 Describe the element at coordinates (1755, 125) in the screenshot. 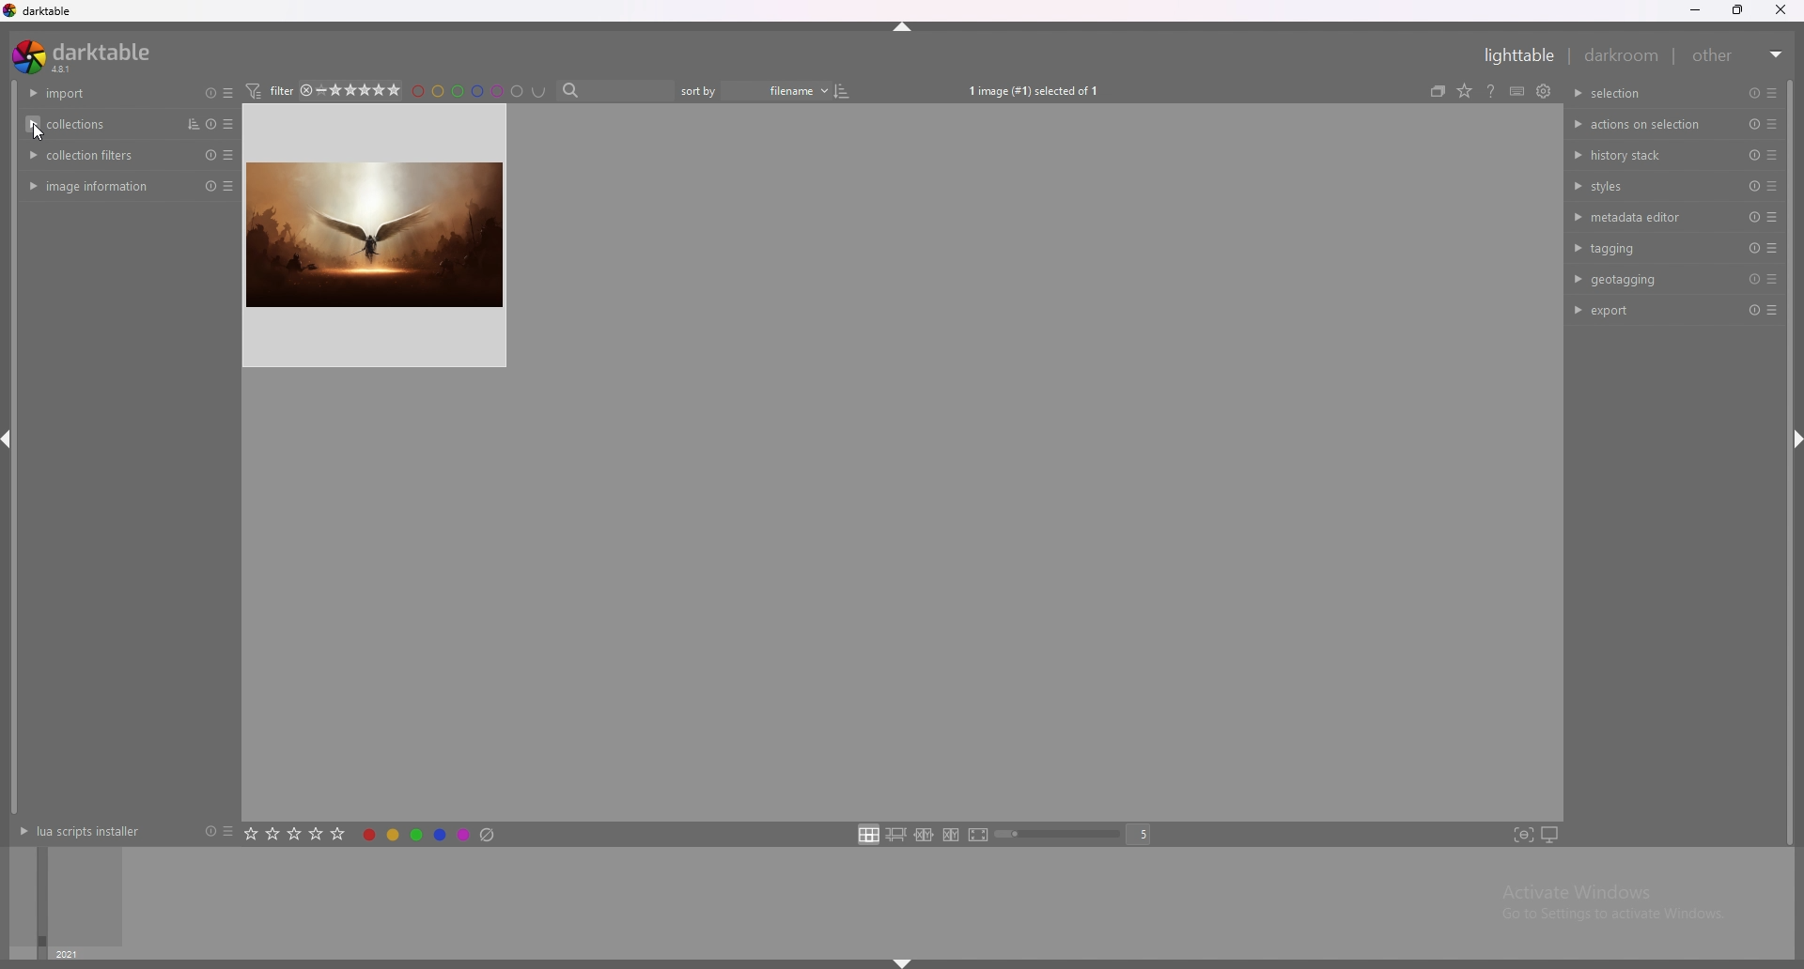

I see `reset` at that location.